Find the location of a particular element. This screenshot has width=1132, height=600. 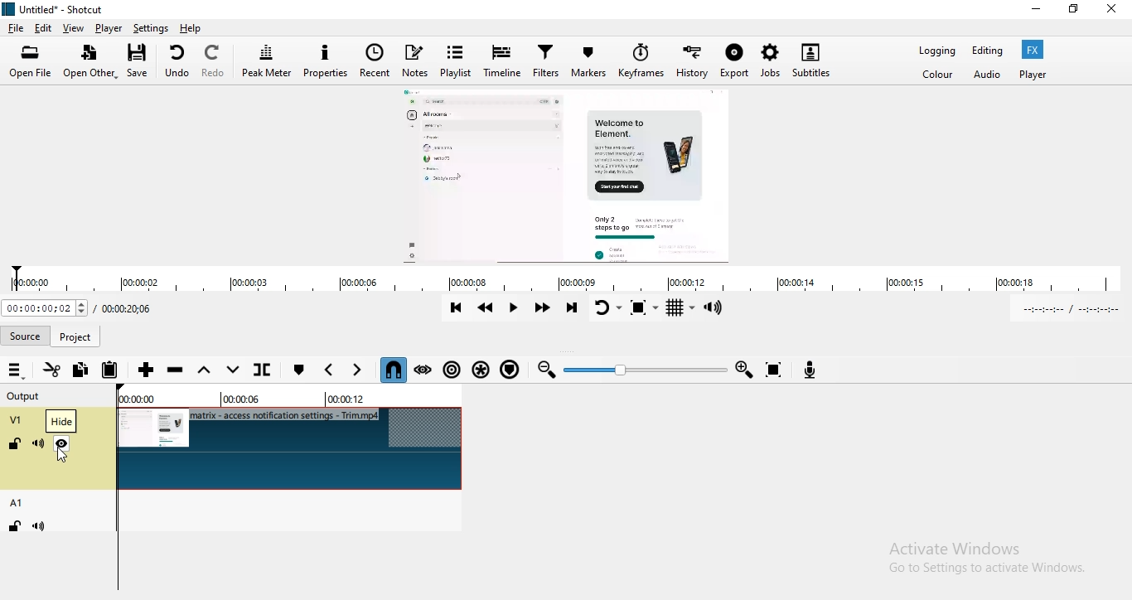

Record audio is located at coordinates (813, 370).